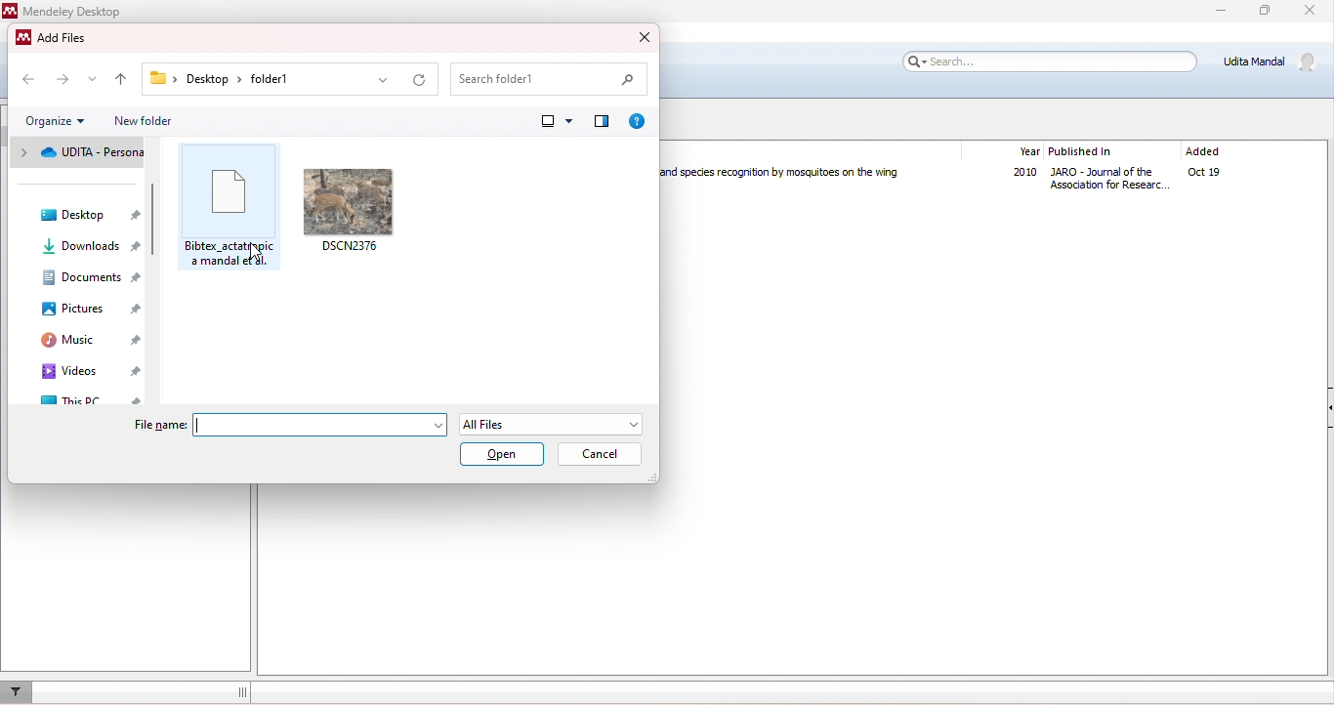 This screenshot has width=1334, height=705. I want to click on this pc, so click(93, 398).